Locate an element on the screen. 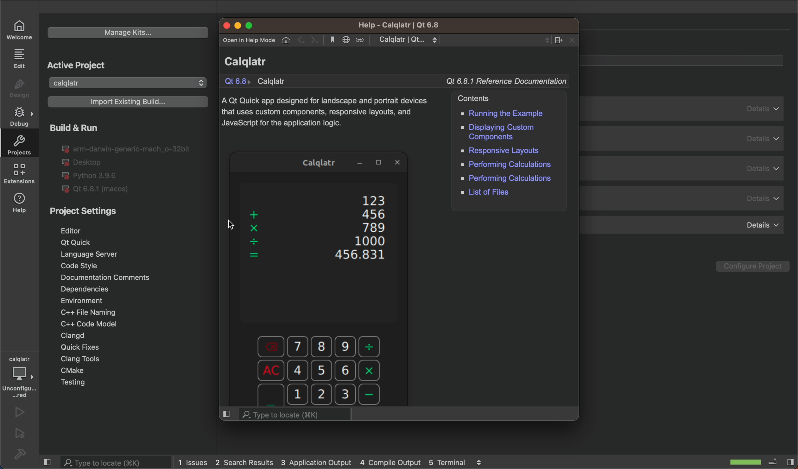  details is located at coordinates (683, 139).